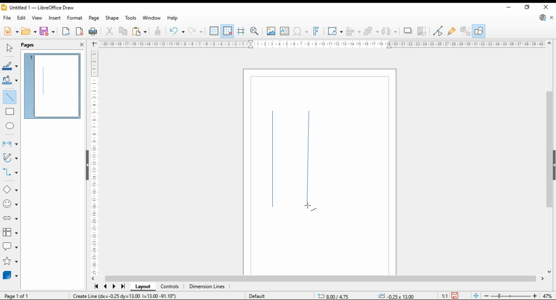 Image resolution: width=556 pixels, height=300 pixels. I want to click on edit, so click(22, 17).